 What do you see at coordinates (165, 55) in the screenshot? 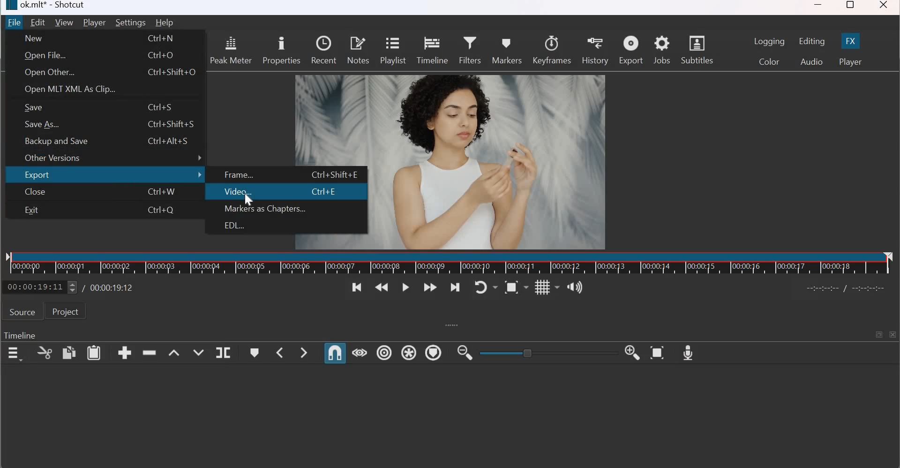
I see `Ctrl+O` at bounding box center [165, 55].